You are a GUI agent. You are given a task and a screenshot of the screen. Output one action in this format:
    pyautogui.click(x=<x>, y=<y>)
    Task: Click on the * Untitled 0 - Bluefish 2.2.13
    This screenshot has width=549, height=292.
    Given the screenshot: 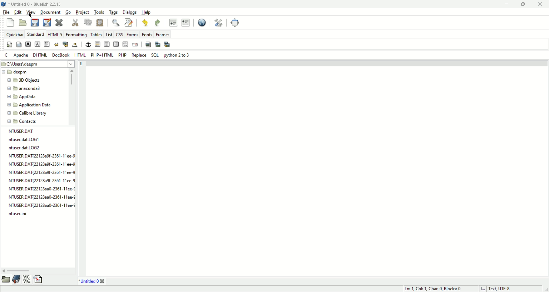 What is the action you would take?
    pyautogui.click(x=35, y=4)
    